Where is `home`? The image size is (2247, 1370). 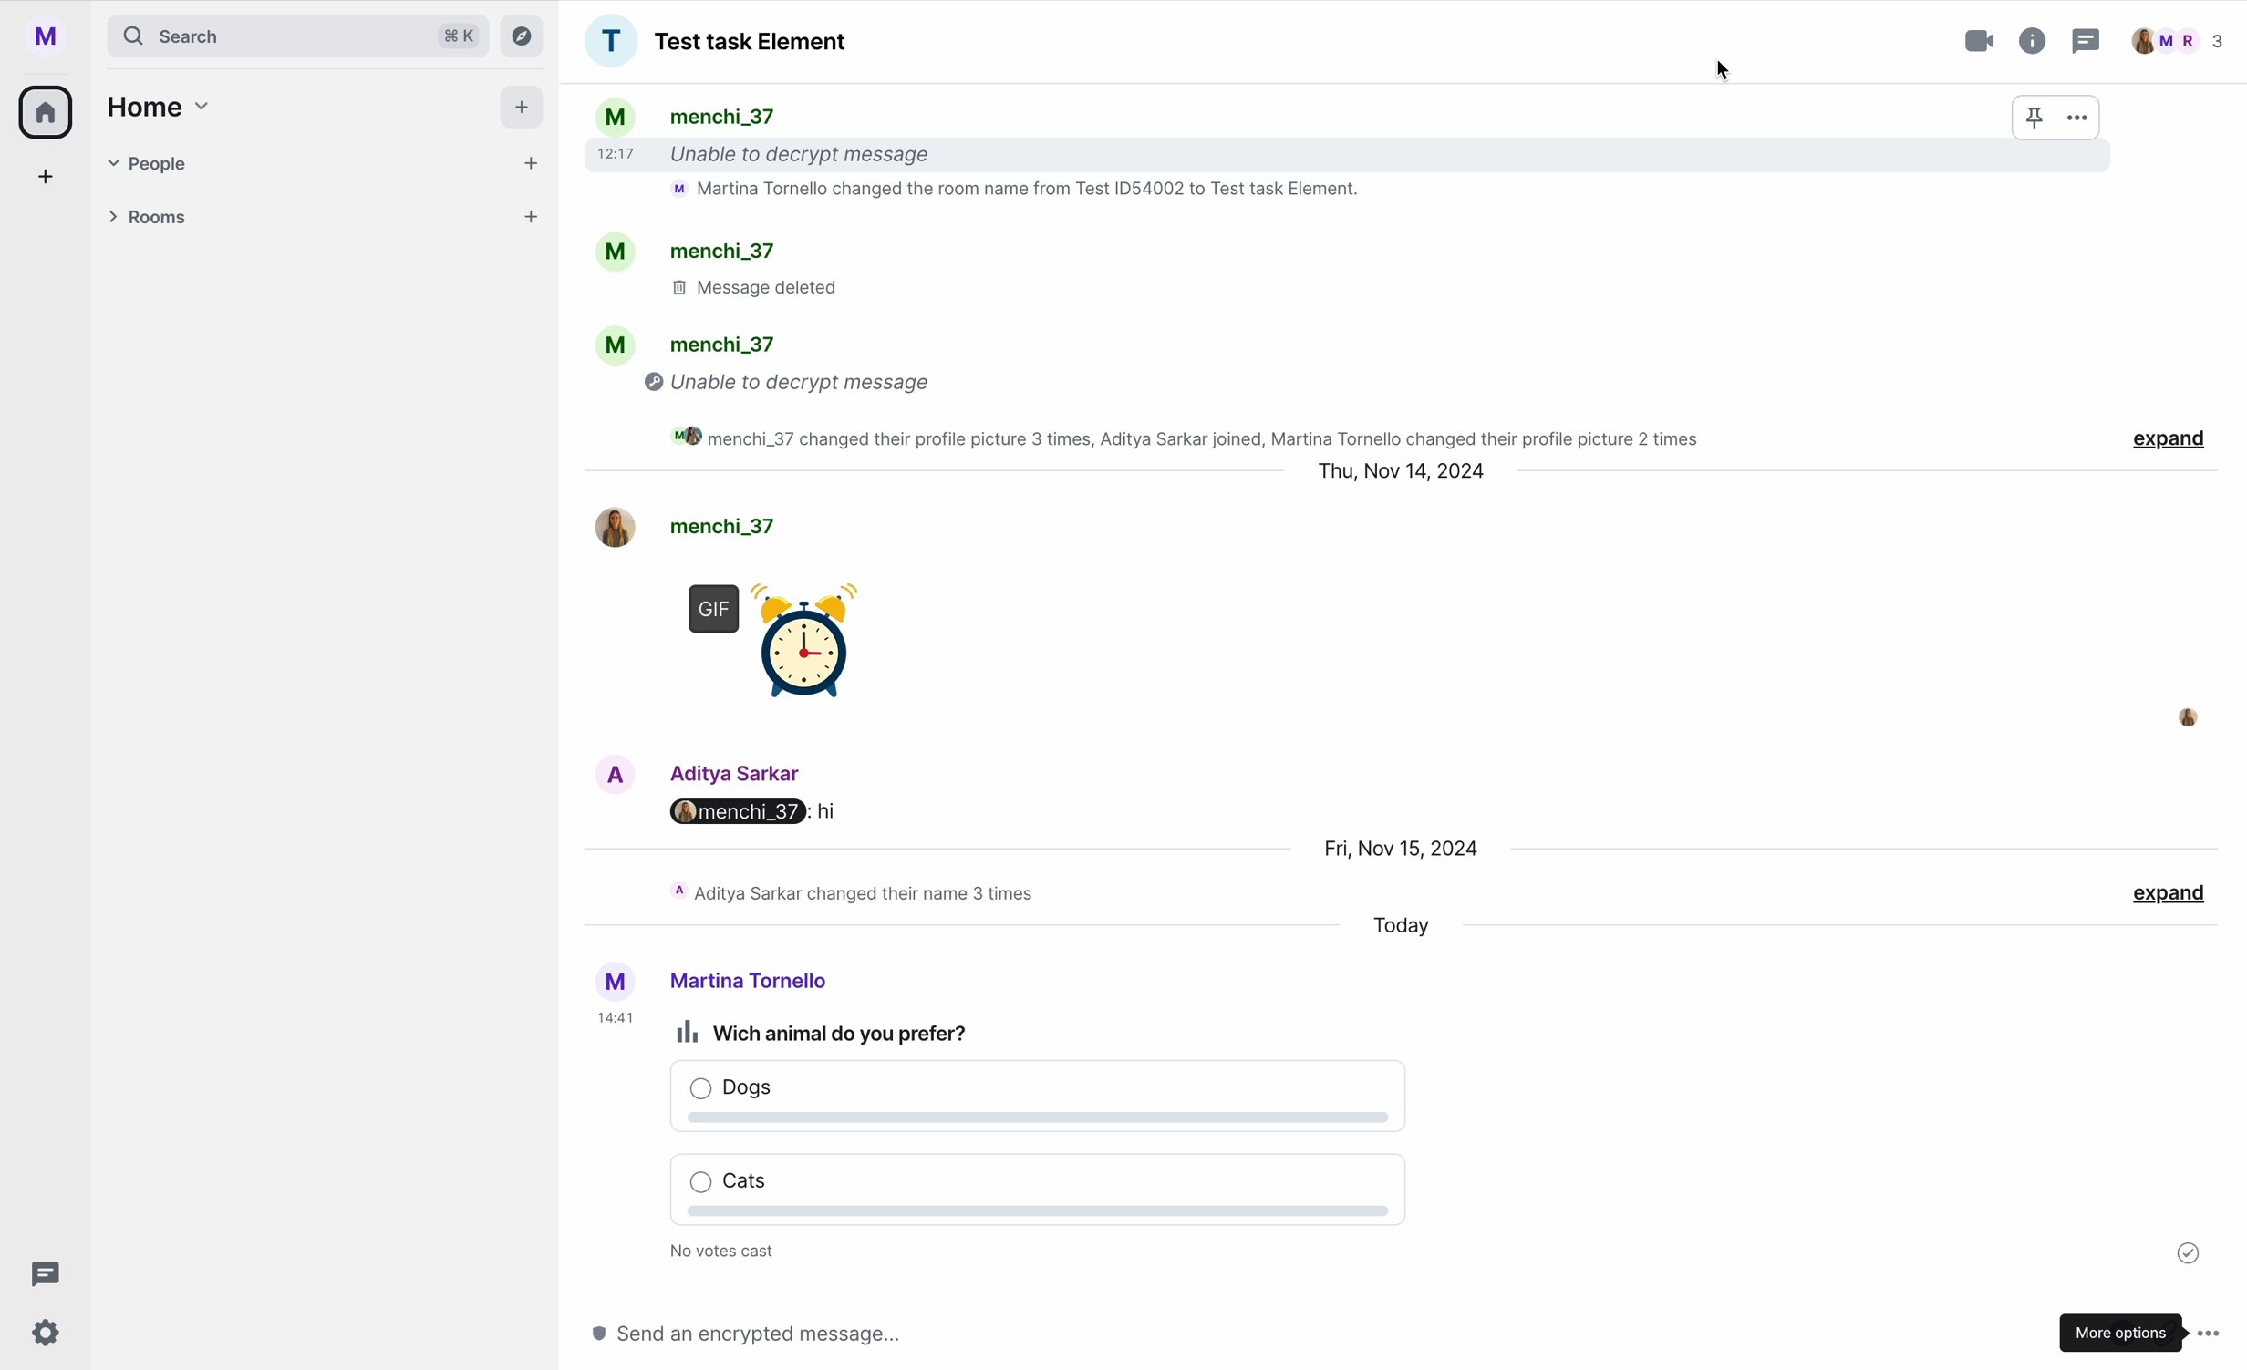
home is located at coordinates (154, 106).